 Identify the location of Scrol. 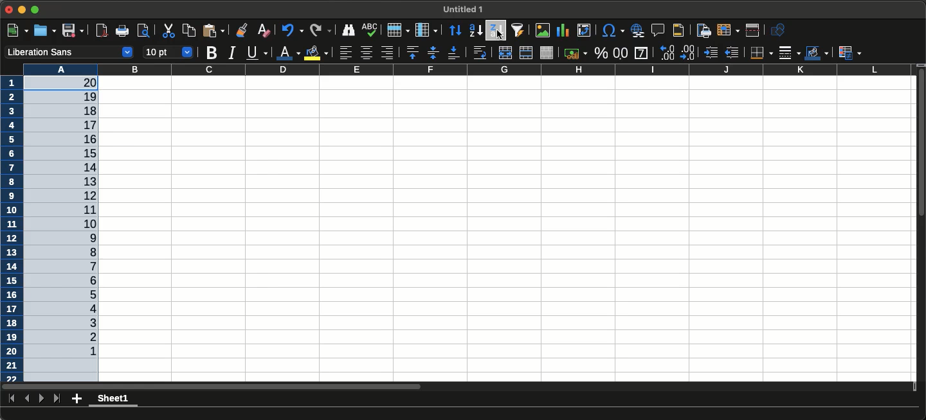
(212, 388).